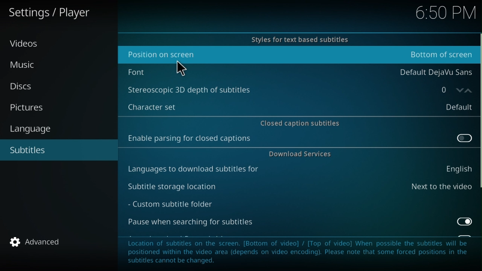 The width and height of the screenshot is (482, 271). I want to click on Music, so click(25, 67).